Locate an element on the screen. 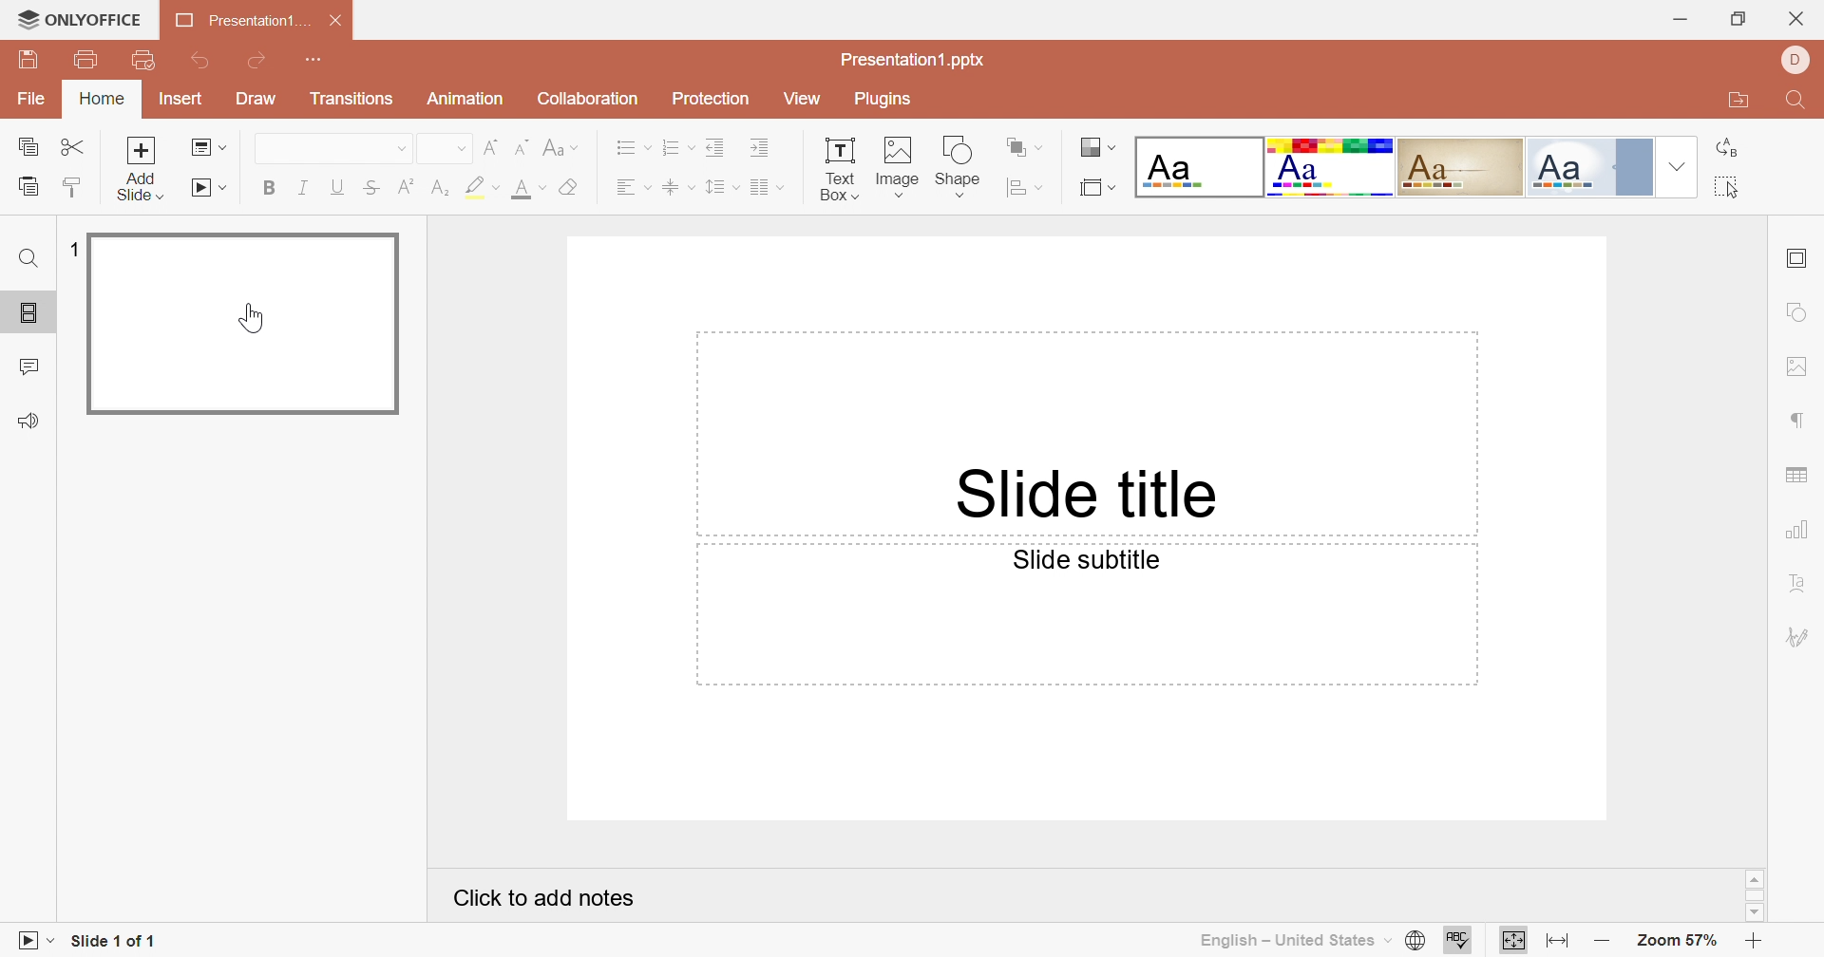  text box is located at coordinates (840, 165).